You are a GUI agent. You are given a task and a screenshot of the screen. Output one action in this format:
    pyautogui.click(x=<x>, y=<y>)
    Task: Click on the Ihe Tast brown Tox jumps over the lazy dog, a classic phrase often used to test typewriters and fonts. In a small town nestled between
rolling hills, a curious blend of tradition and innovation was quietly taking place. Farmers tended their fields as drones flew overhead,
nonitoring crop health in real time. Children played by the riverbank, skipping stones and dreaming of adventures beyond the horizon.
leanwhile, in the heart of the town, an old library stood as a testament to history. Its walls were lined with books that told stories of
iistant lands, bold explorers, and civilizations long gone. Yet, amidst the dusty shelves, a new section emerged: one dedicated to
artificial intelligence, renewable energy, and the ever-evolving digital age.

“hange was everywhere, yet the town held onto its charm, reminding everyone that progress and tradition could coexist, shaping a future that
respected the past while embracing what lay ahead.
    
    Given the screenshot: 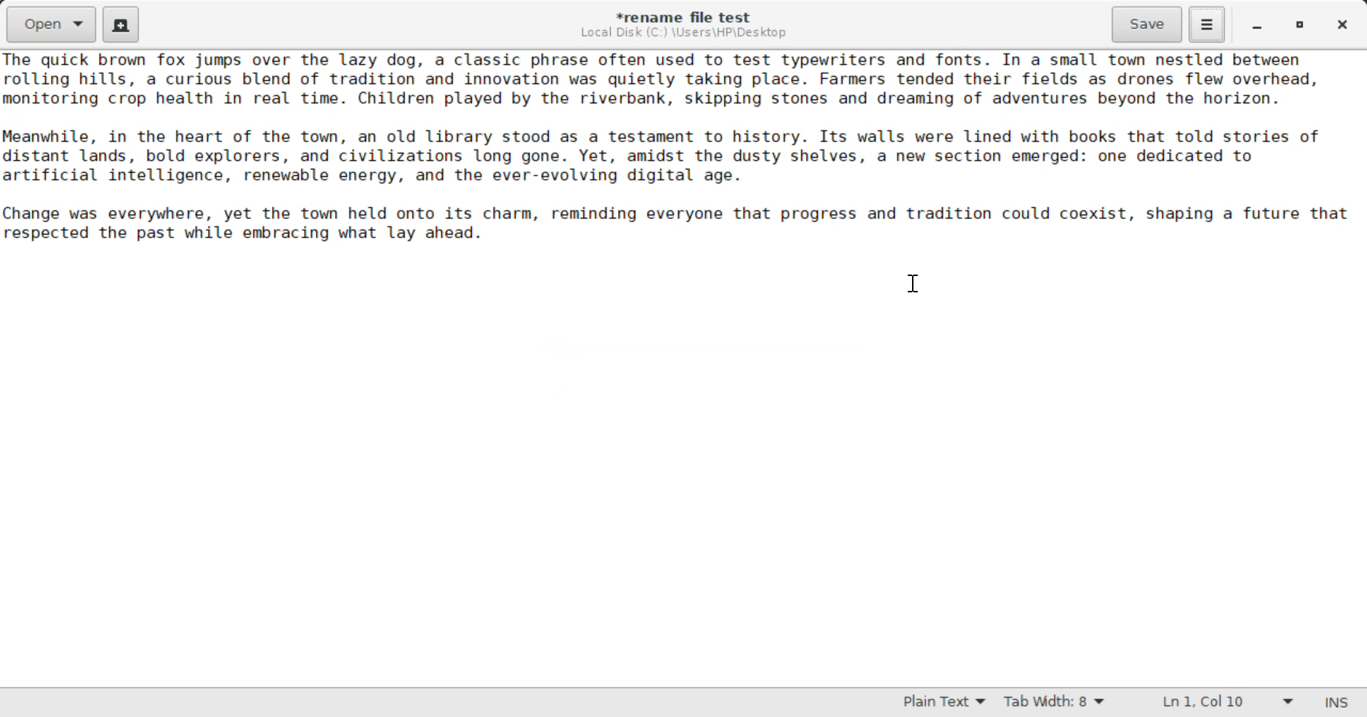 What is the action you would take?
    pyautogui.click(x=683, y=149)
    